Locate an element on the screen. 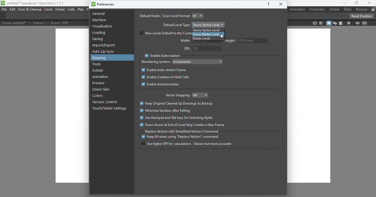 Image resolution: width=376 pixels, height=197 pixels. Raster level is located at coordinates (205, 39).